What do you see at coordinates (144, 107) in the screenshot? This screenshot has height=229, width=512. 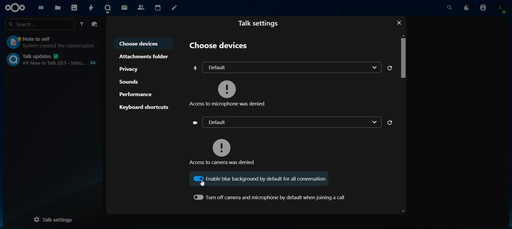 I see `keyboard shortcuts` at bounding box center [144, 107].